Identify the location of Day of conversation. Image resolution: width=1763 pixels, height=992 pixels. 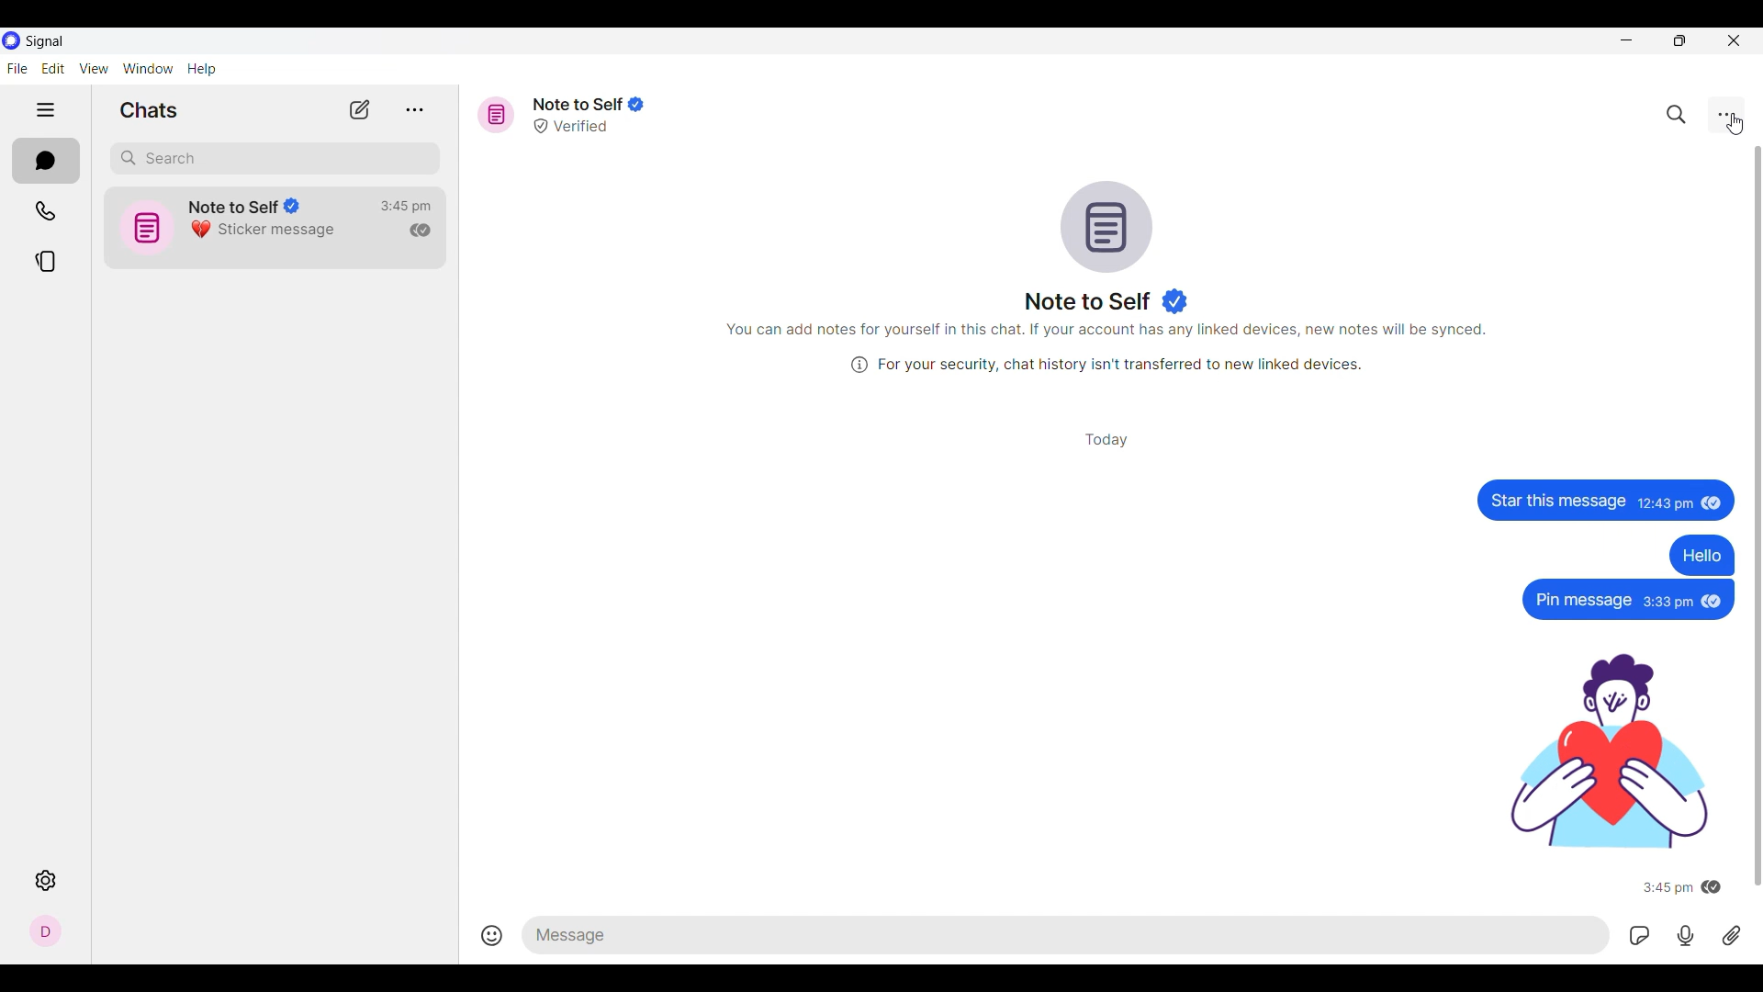
(1106, 439).